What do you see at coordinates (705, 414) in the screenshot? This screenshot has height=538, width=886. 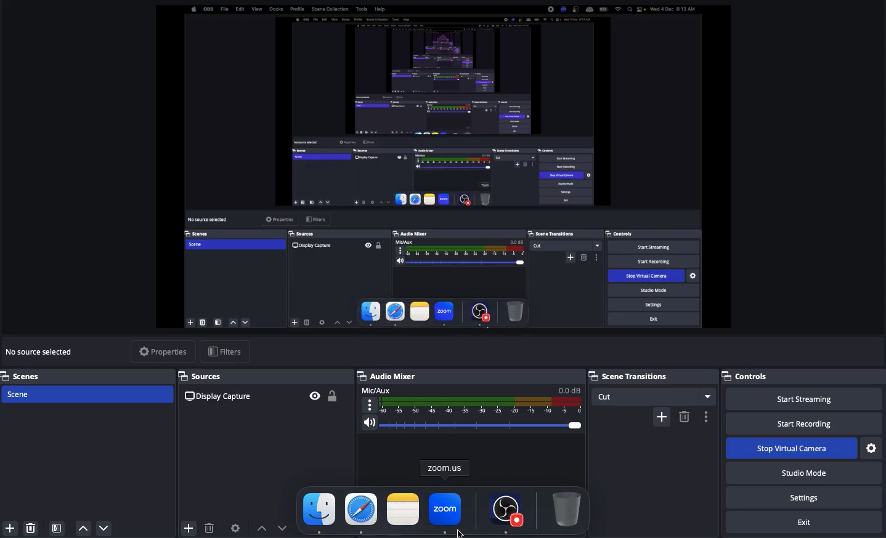 I see `Options` at bounding box center [705, 414].